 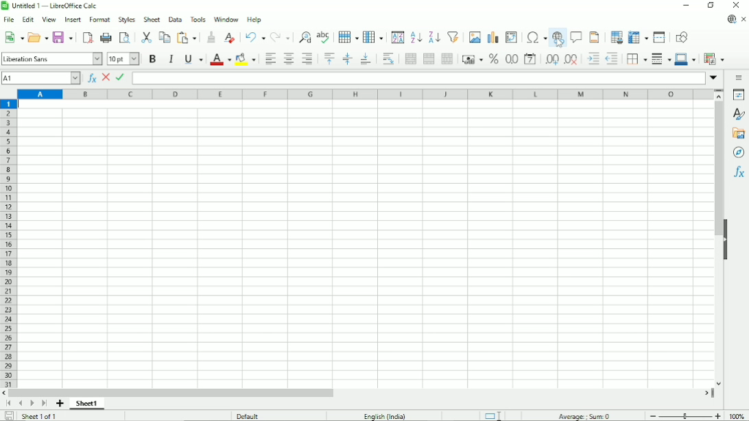 I want to click on Headers and footers, so click(x=594, y=37).